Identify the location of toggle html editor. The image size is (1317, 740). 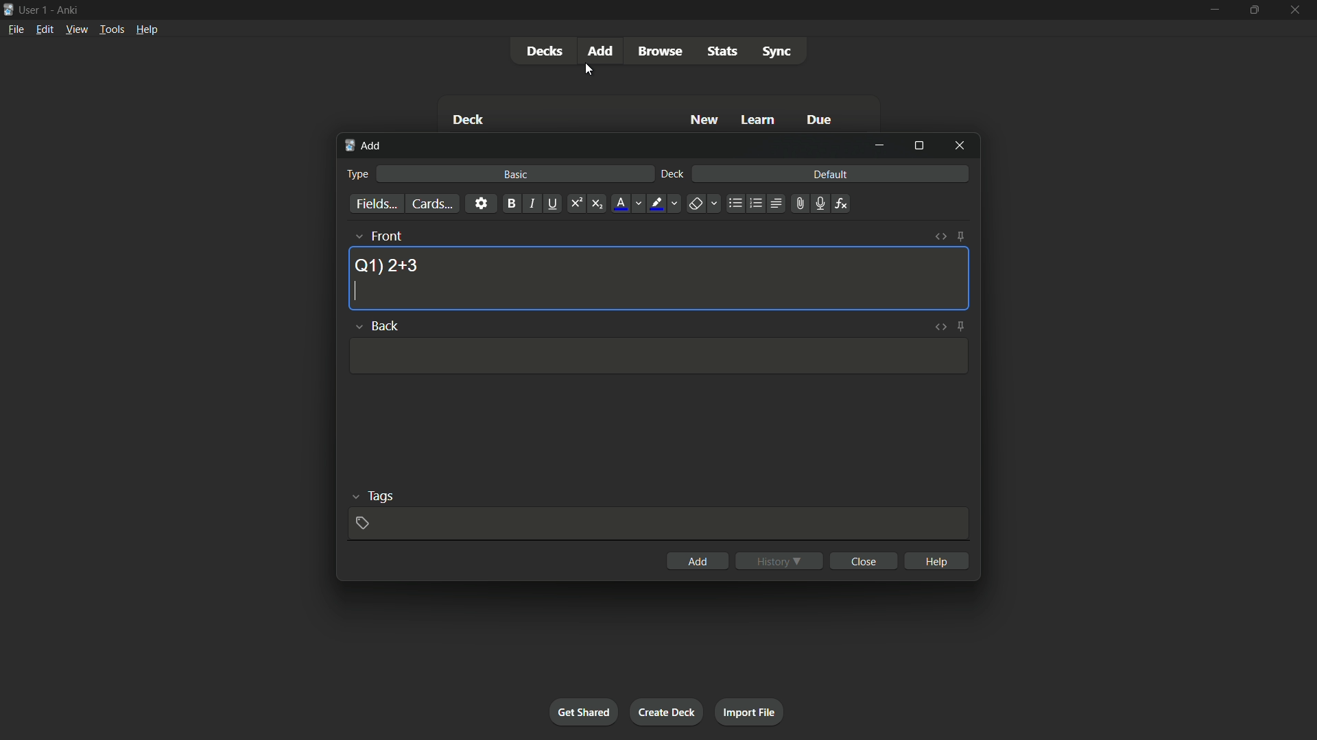
(940, 328).